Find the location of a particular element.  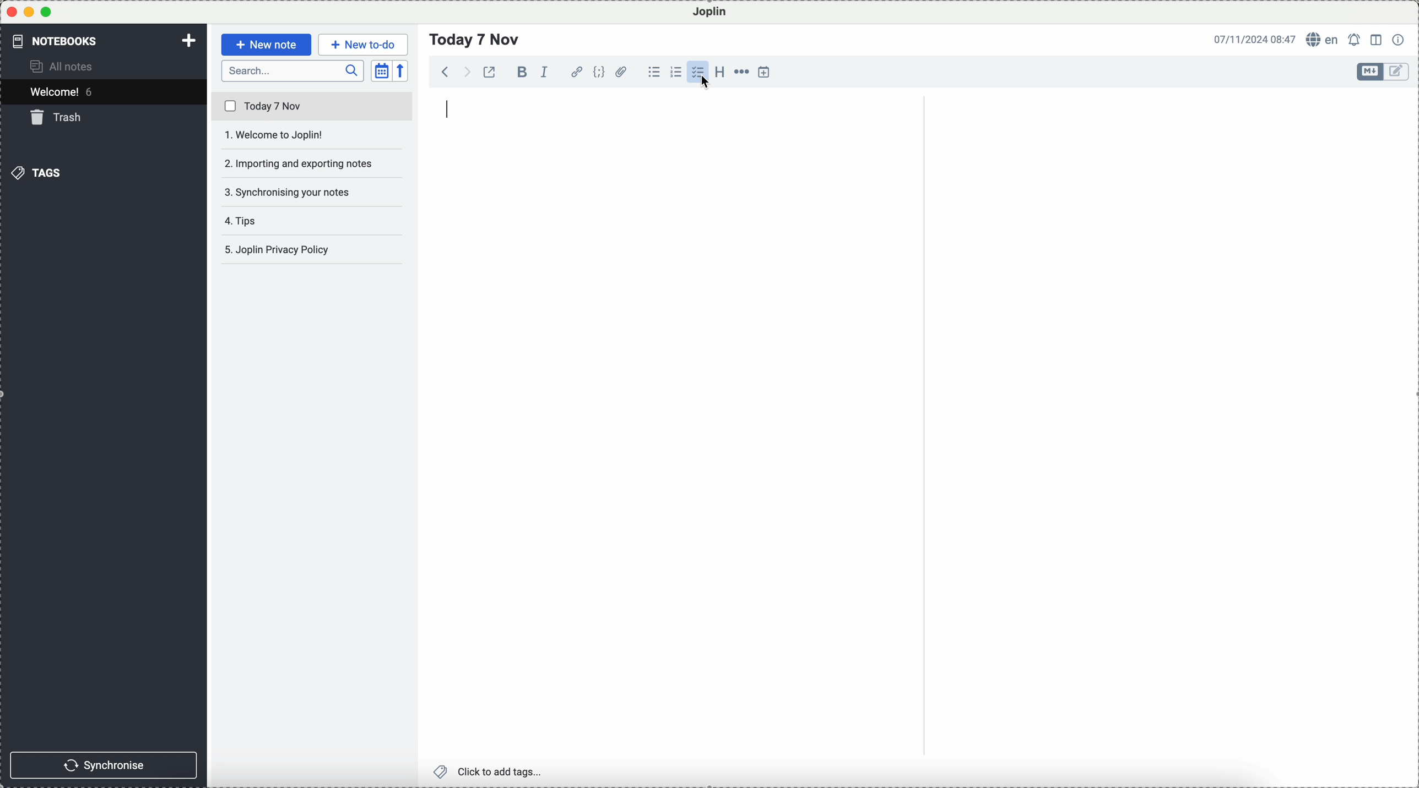

heading is located at coordinates (719, 71).